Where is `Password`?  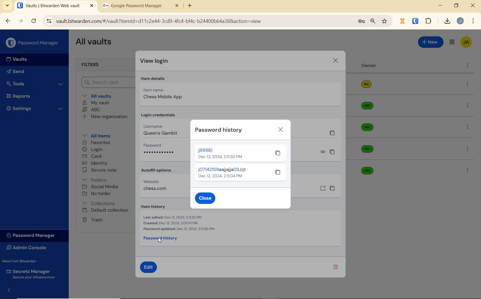 Password is located at coordinates (153, 145).